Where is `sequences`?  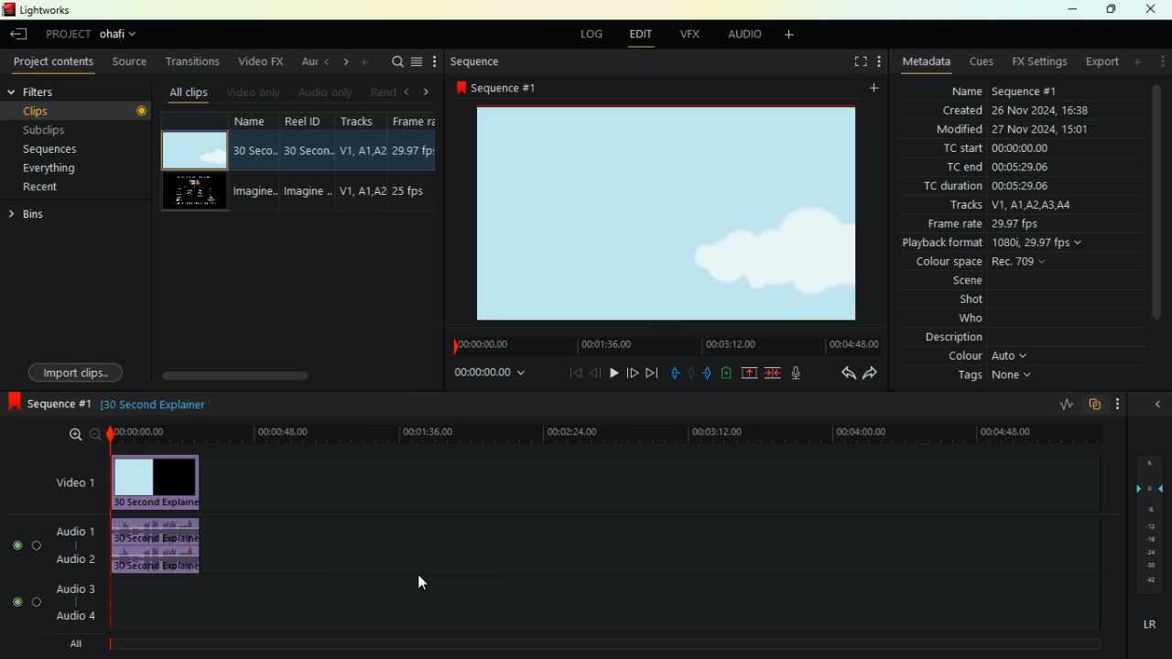 sequences is located at coordinates (58, 151).